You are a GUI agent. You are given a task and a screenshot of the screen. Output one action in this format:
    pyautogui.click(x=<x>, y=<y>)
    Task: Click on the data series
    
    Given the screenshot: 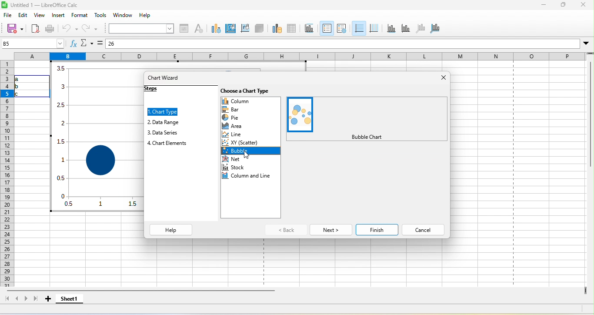 What is the action you would take?
    pyautogui.click(x=170, y=132)
    